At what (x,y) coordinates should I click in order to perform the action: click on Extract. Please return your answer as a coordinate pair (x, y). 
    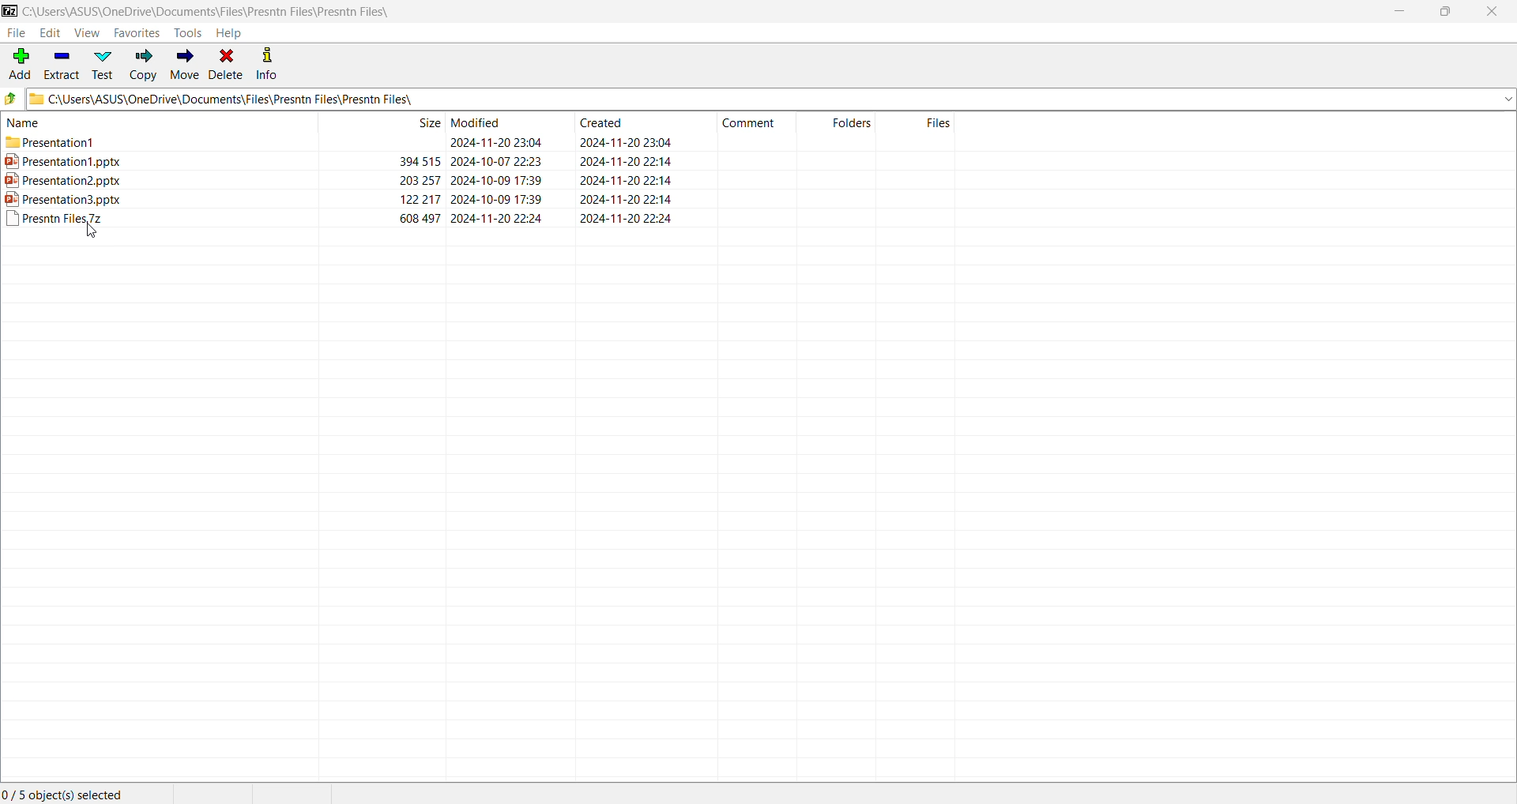
    Looking at the image, I should click on (62, 66).